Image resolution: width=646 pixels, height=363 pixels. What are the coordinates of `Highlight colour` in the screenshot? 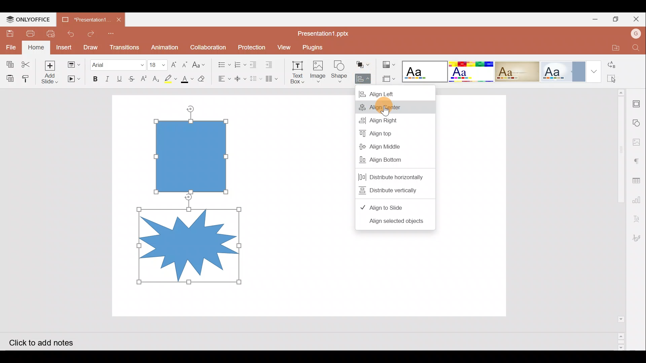 It's located at (172, 78).